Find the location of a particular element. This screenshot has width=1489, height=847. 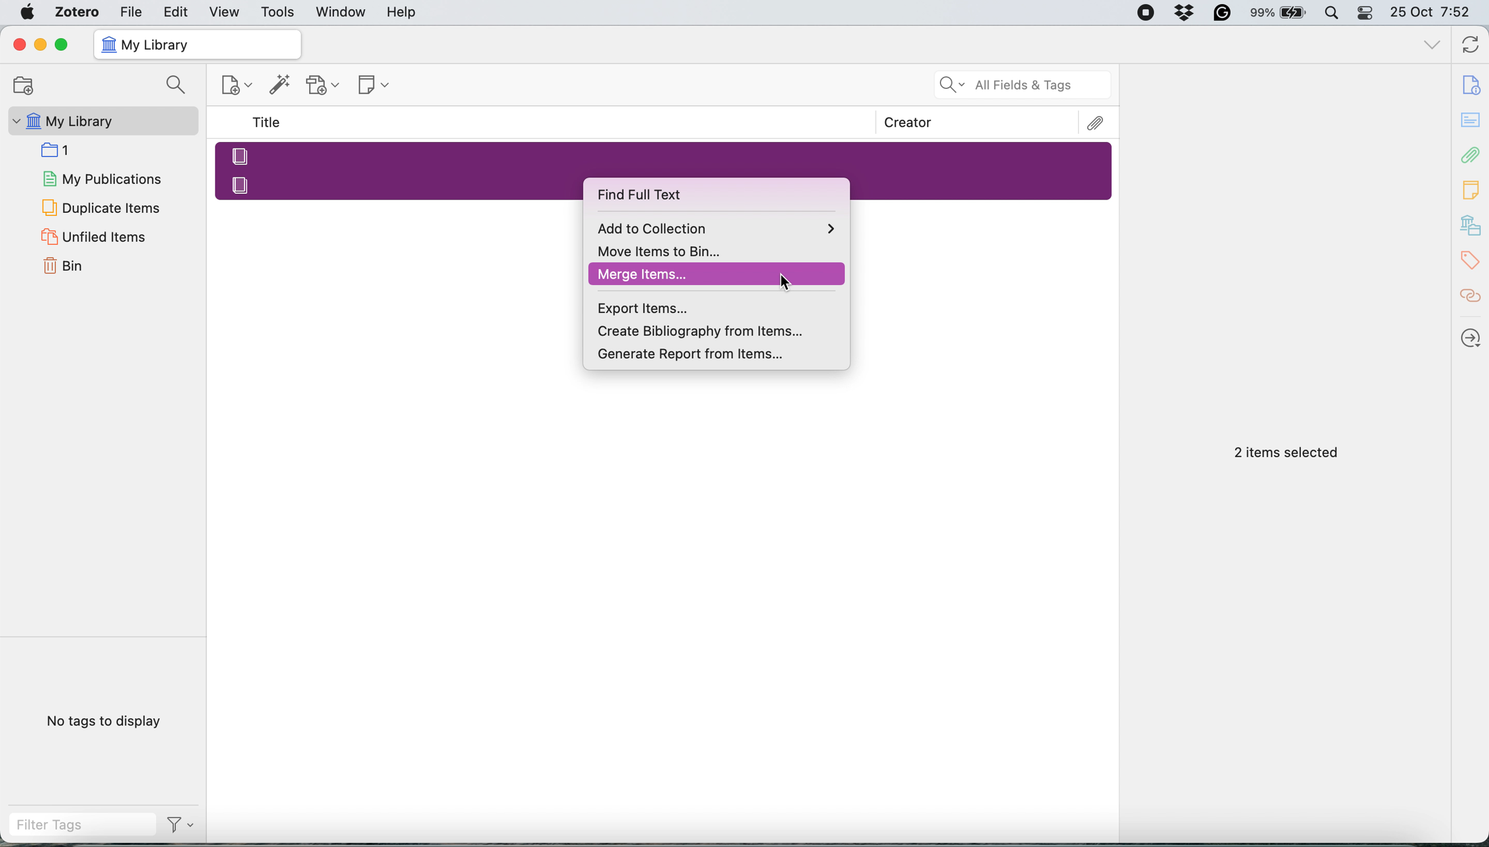

2 items selected is located at coordinates (1287, 453).